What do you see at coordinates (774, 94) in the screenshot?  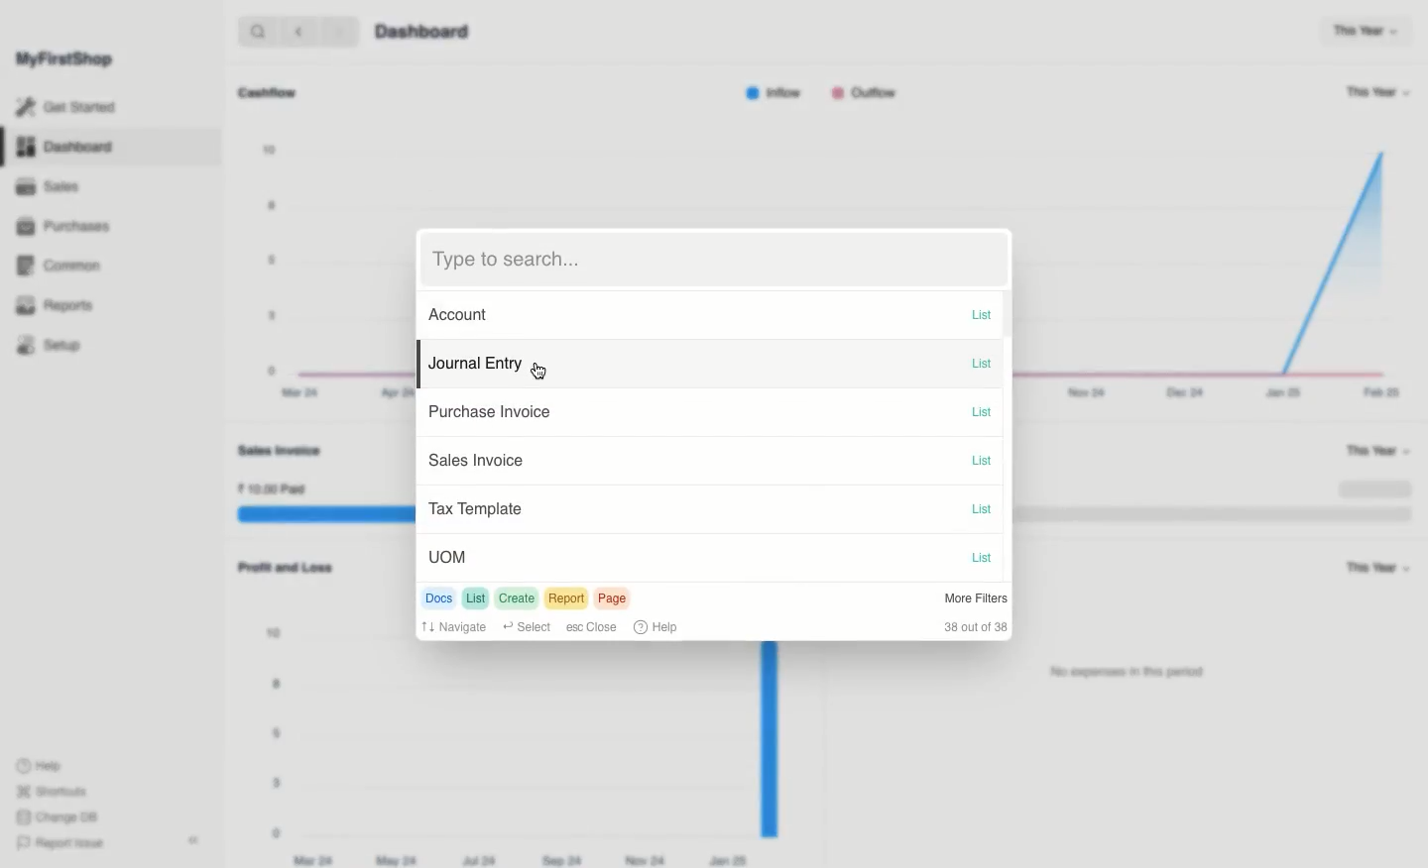 I see `Inflow` at bounding box center [774, 94].